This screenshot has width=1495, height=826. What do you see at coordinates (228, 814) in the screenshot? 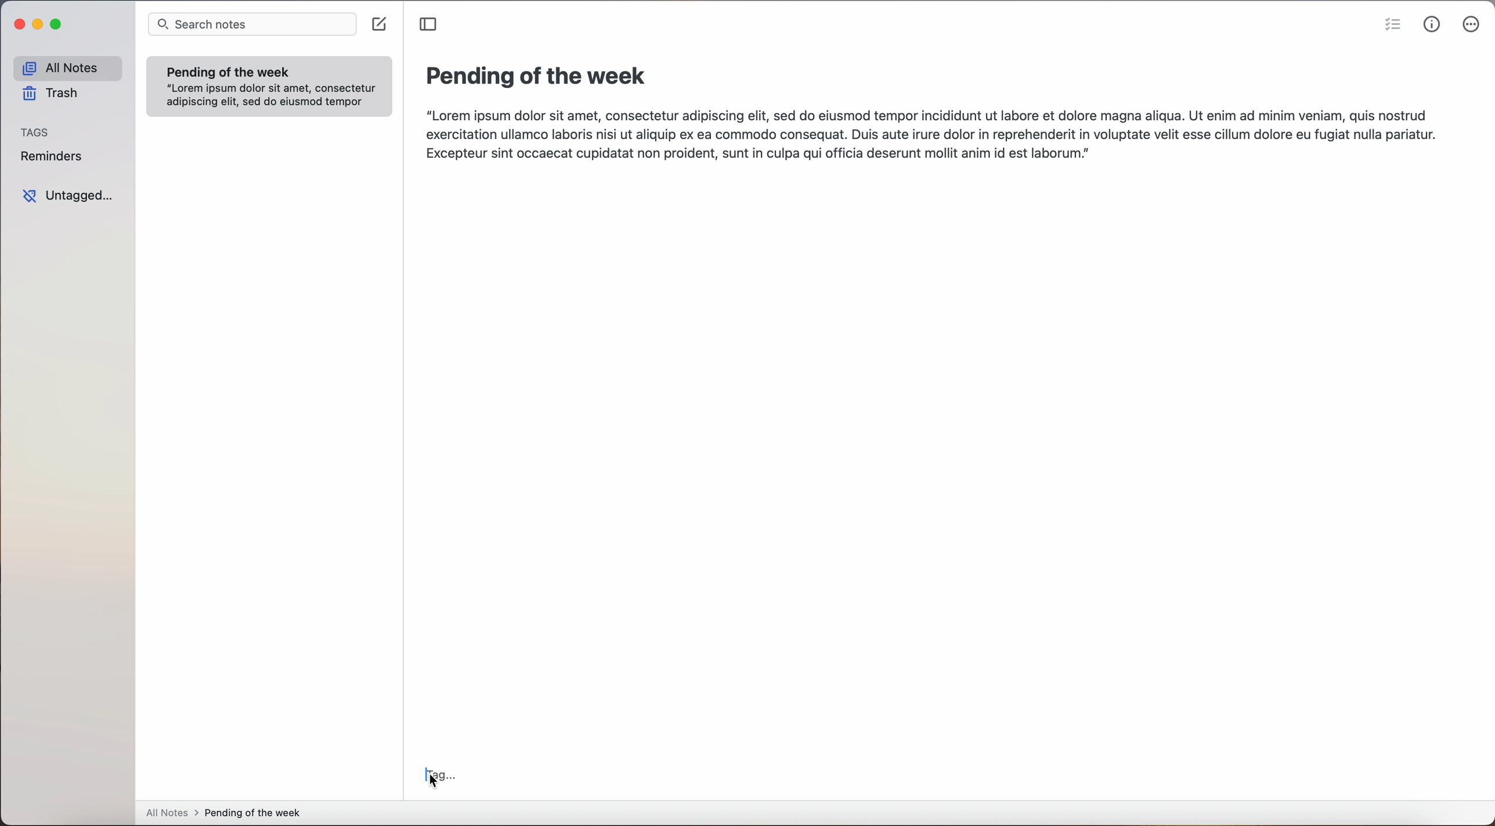
I see `all notes > pending of the week` at bounding box center [228, 814].